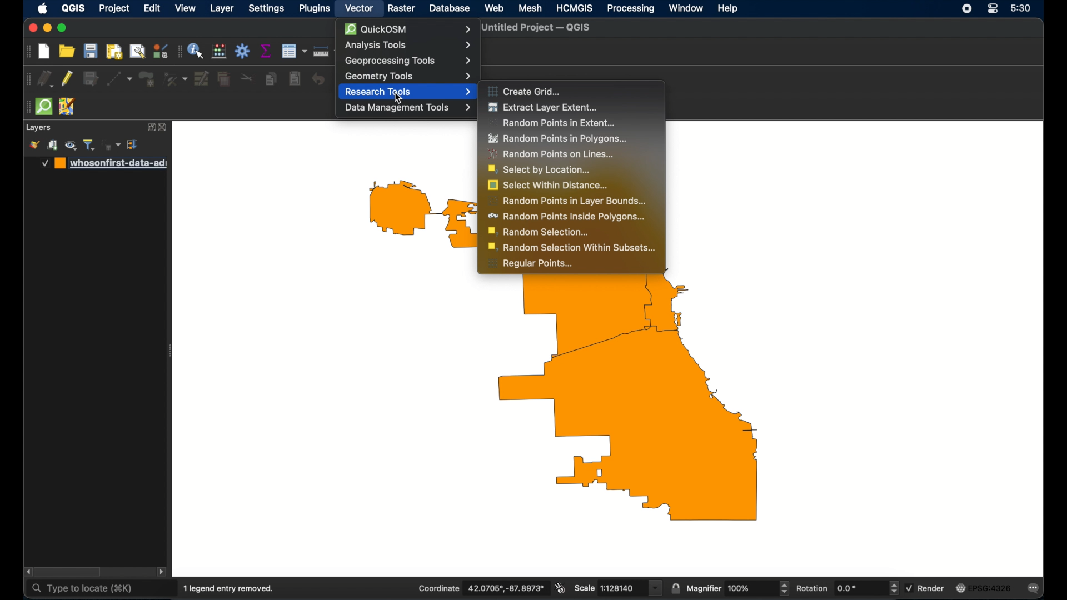  I want to click on measure line, so click(325, 52).